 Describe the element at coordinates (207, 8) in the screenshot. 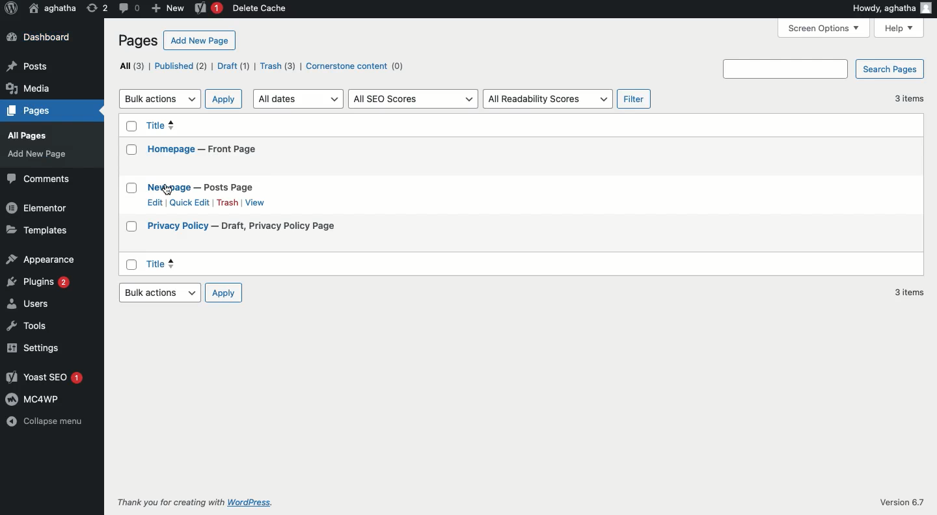

I see `Yoast` at that location.